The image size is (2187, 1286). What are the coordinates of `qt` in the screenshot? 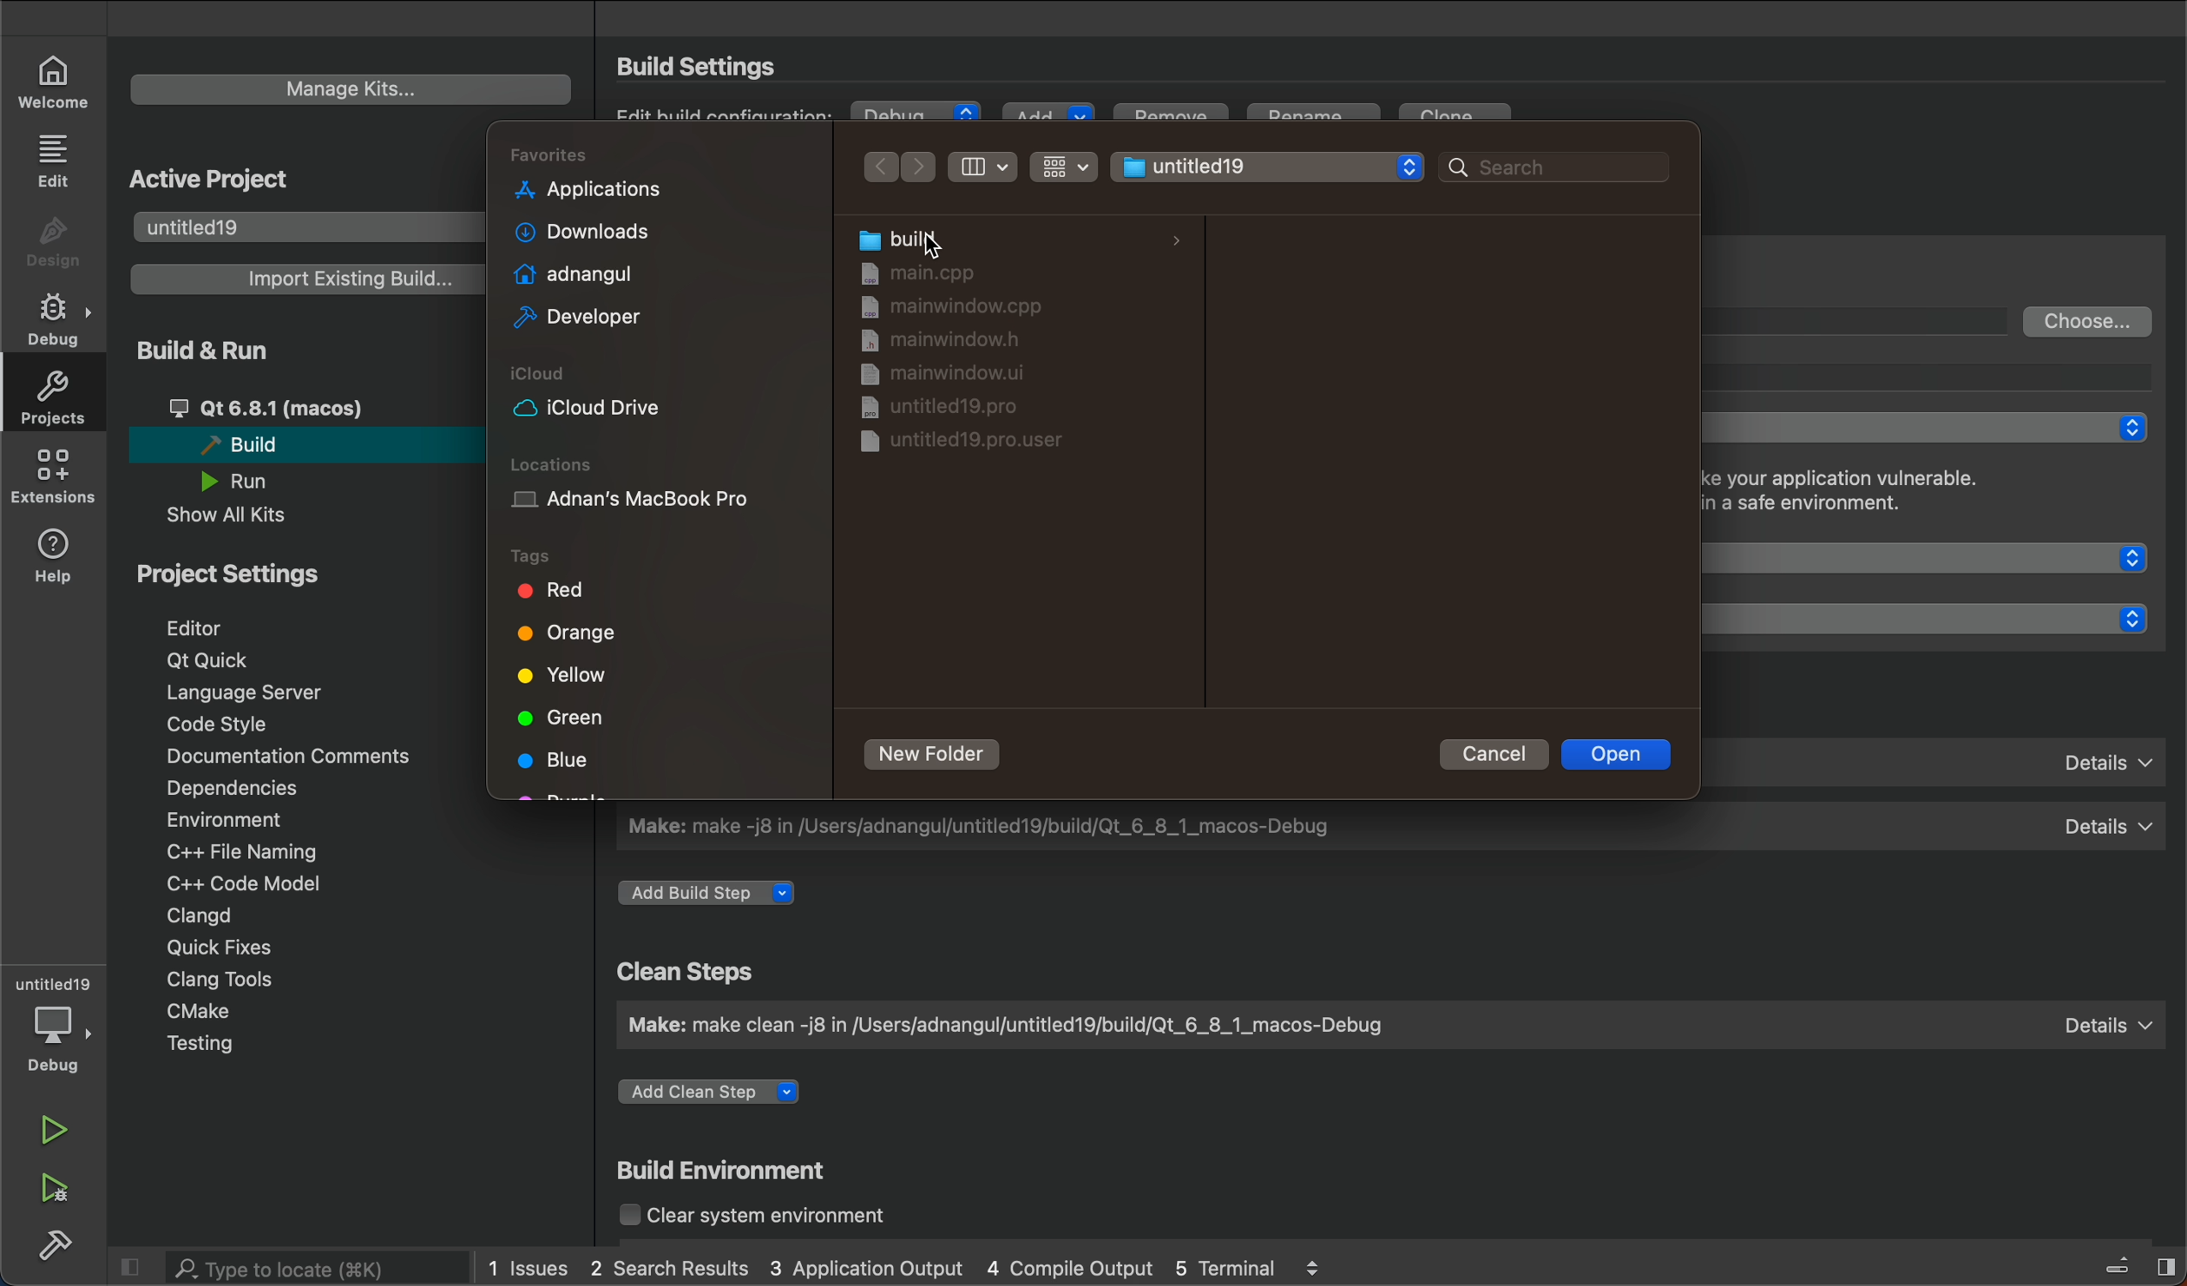 It's located at (305, 408).